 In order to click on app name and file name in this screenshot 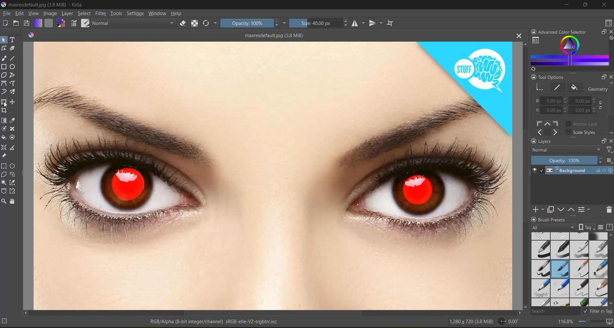, I will do `click(44, 5)`.